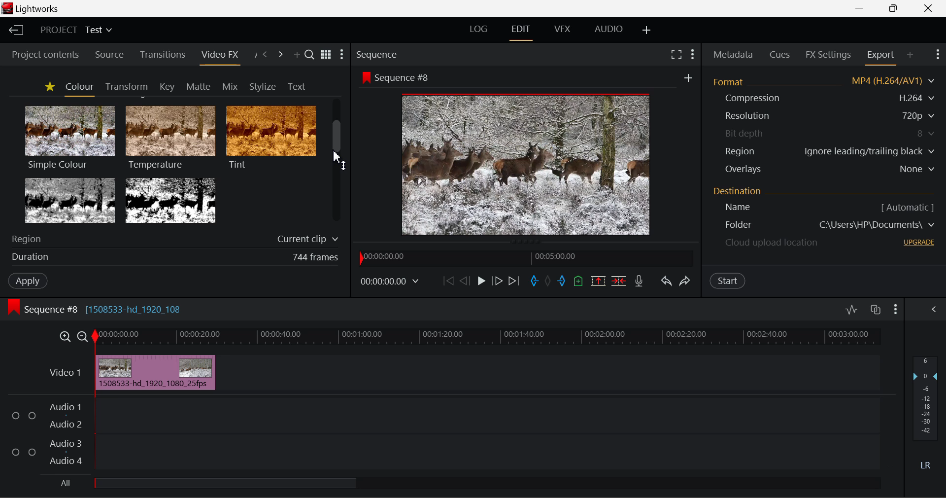 The image size is (946, 498). I want to click on Colour, so click(78, 87).